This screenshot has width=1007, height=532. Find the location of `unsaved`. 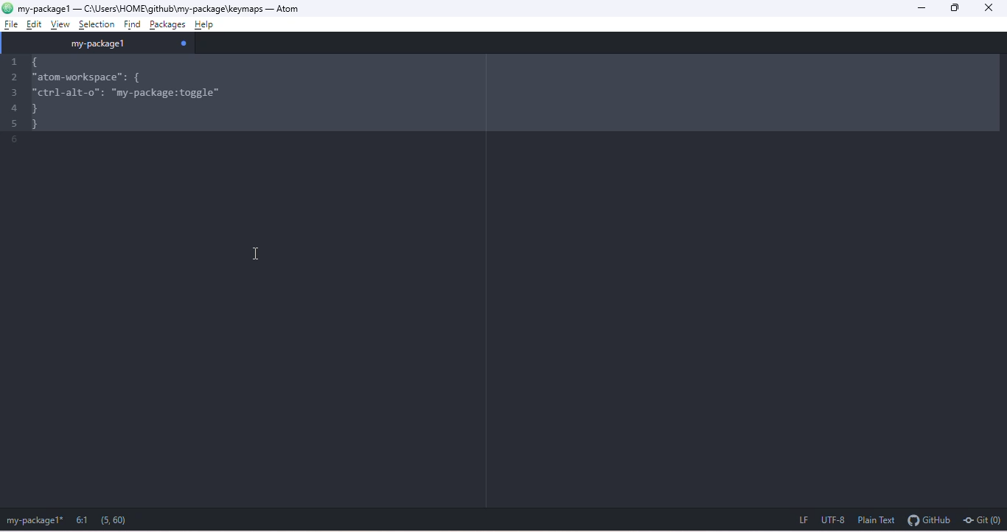

unsaved is located at coordinates (184, 41).